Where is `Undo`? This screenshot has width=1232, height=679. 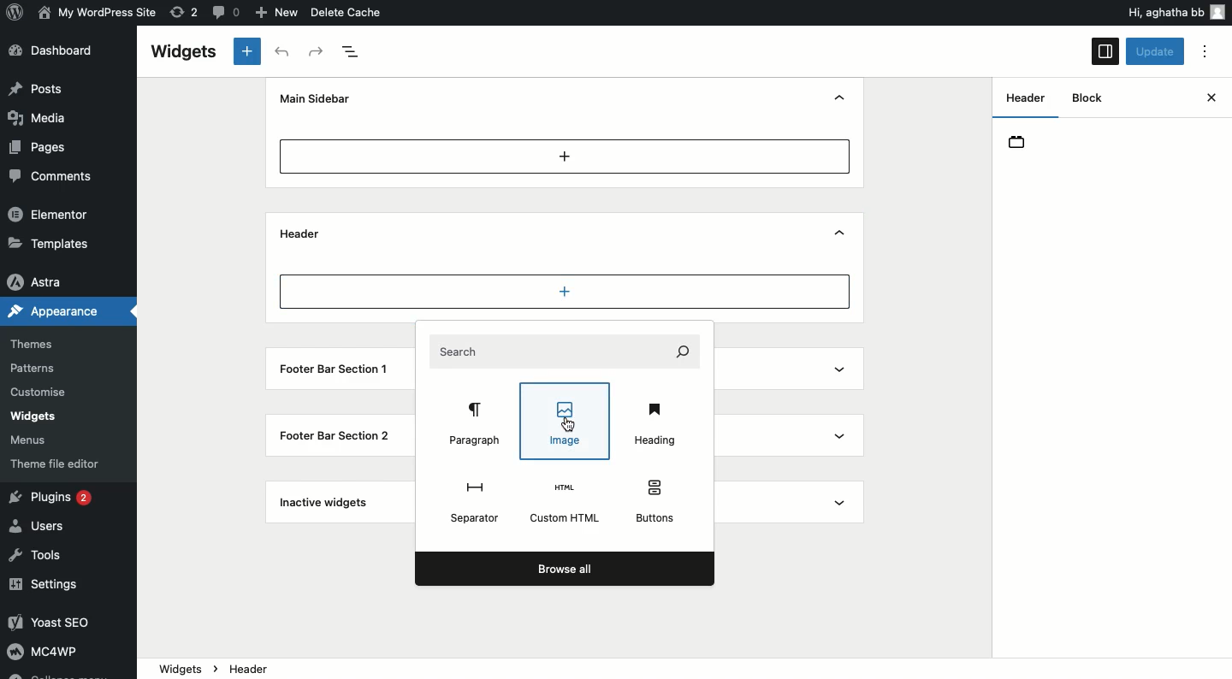
Undo is located at coordinates (285, 52).